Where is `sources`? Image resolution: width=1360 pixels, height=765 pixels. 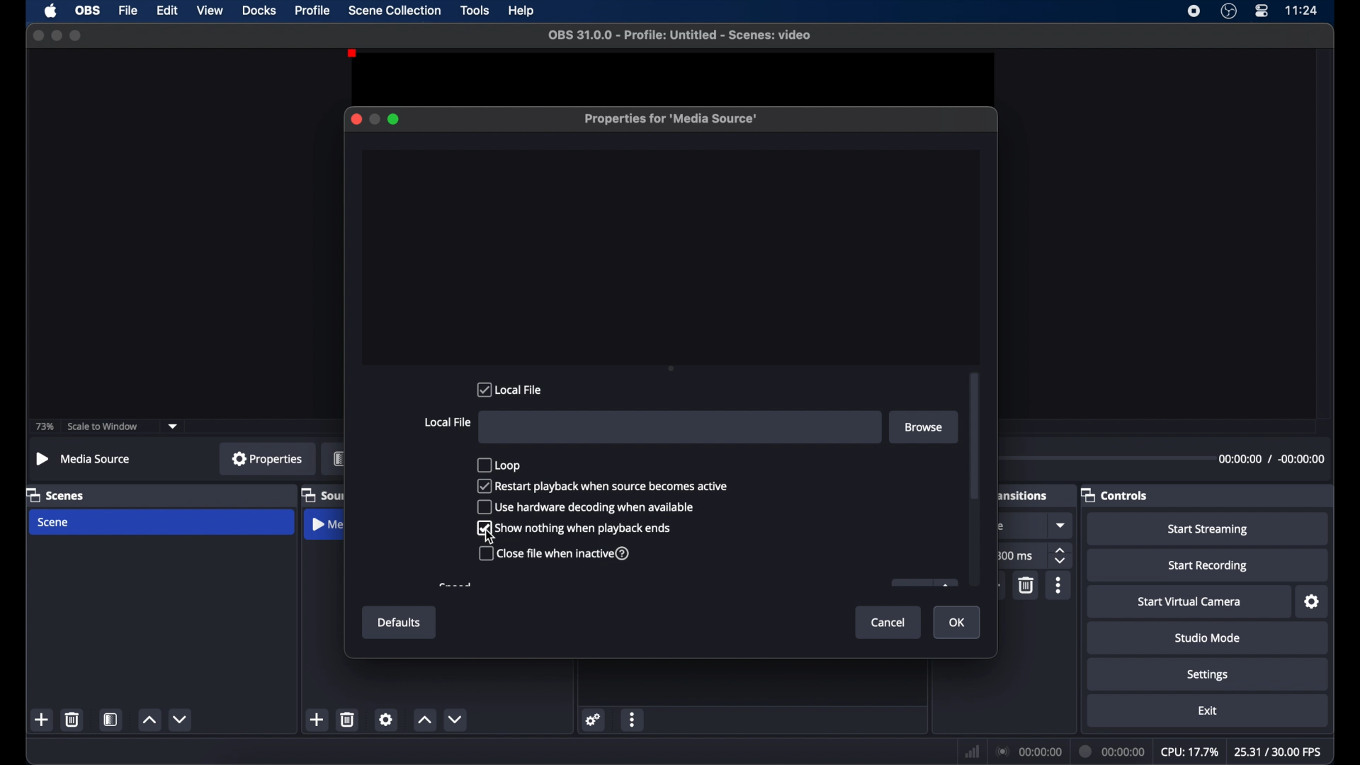 sources is located at coordinates (322, 494).